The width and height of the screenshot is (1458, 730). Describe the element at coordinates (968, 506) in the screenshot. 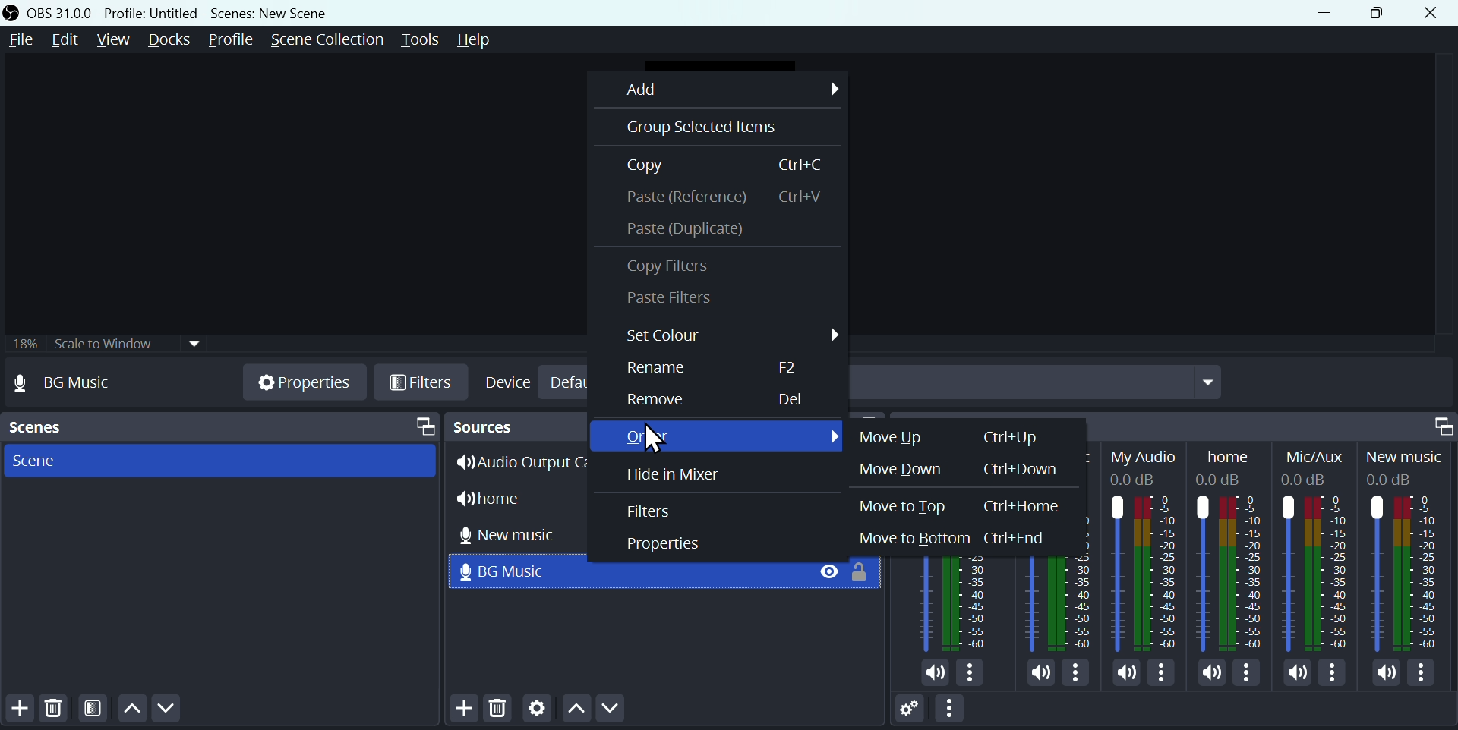

I see `Move to top` at that location.